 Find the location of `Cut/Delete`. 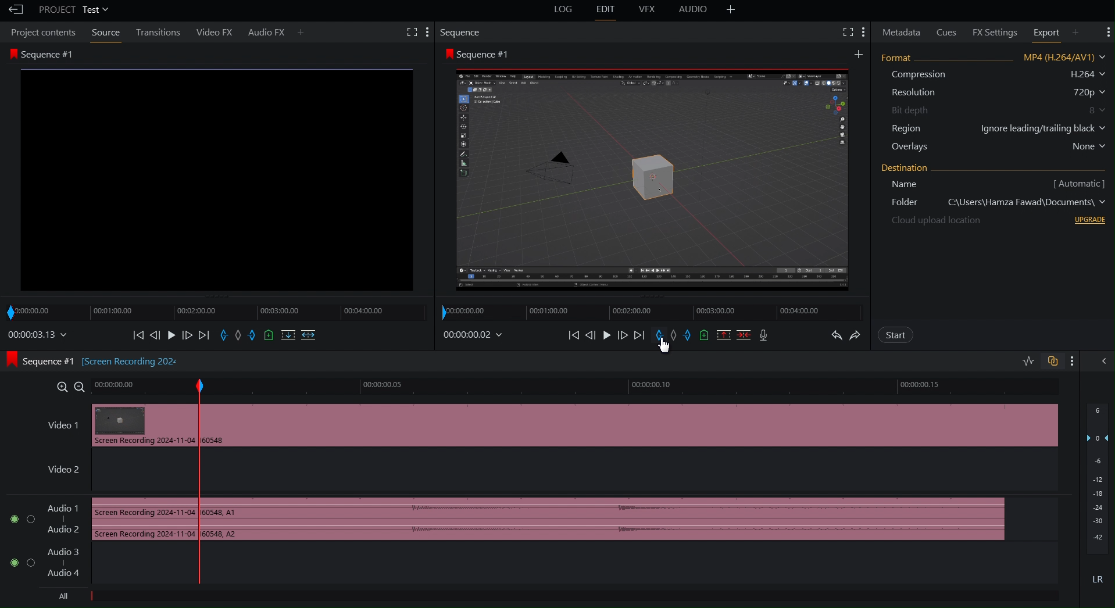

Cut/Delete is located at coordinates (745, 335).